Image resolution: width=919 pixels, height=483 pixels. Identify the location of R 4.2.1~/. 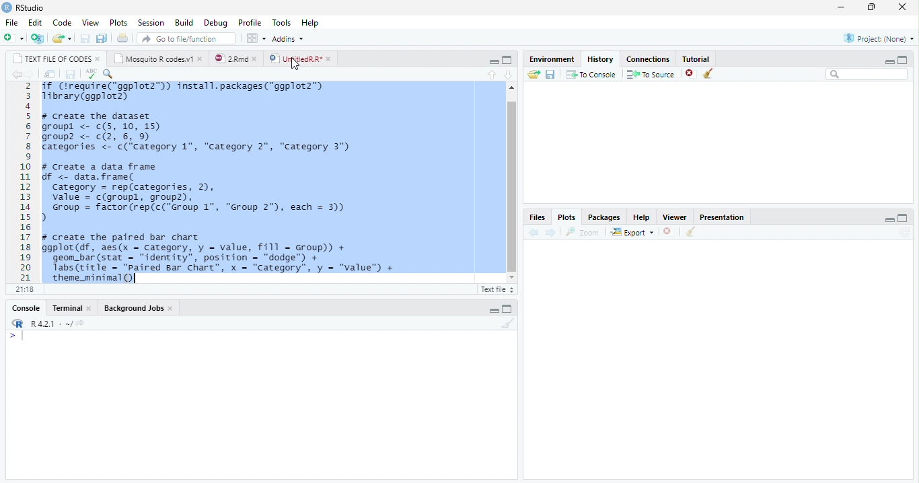
(50, 324).